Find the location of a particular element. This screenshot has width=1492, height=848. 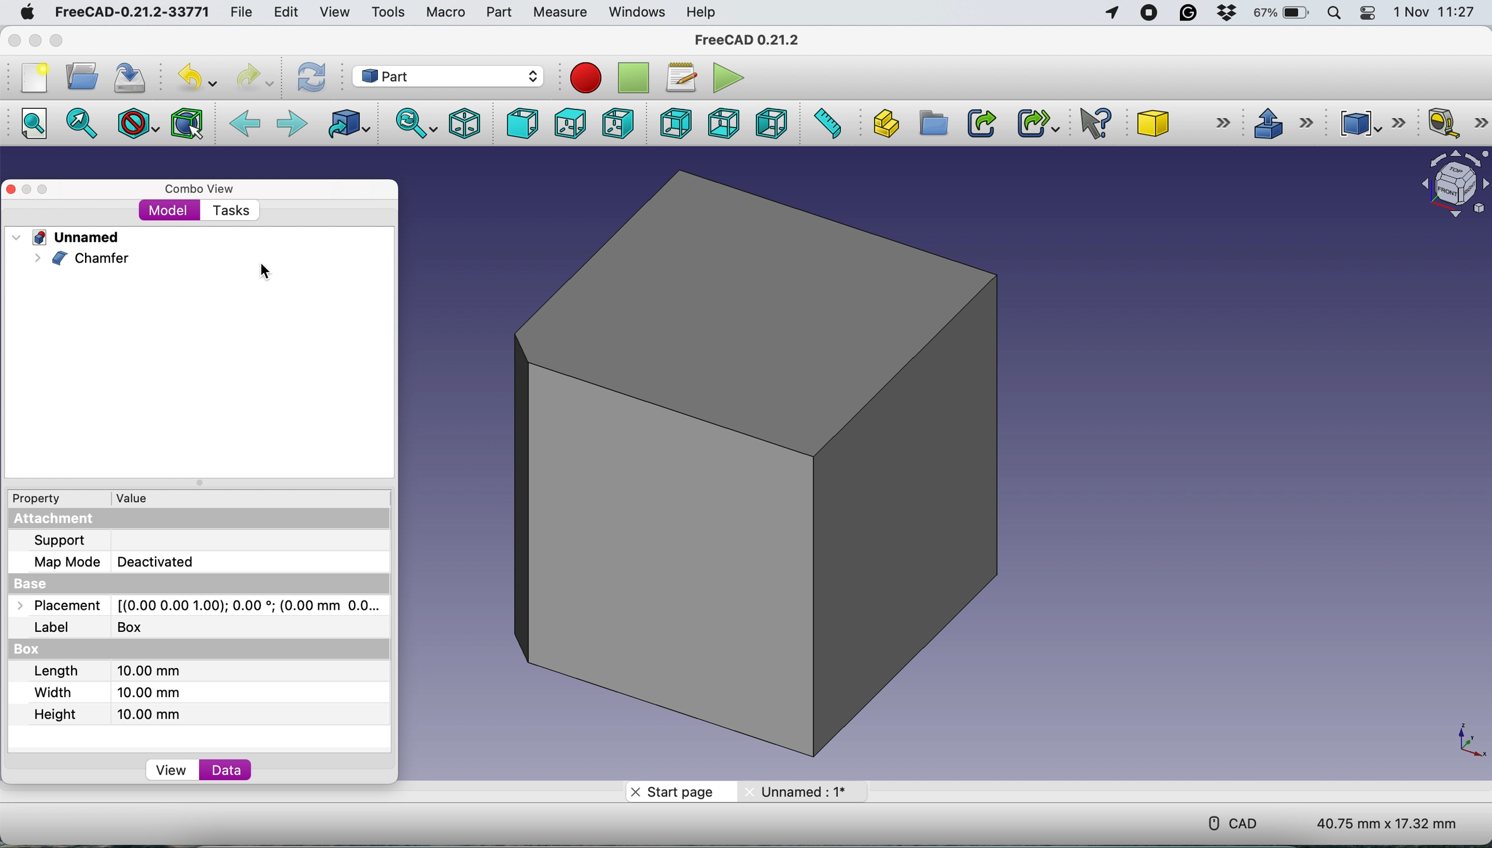

isometric is located at coordinates (462, 124).